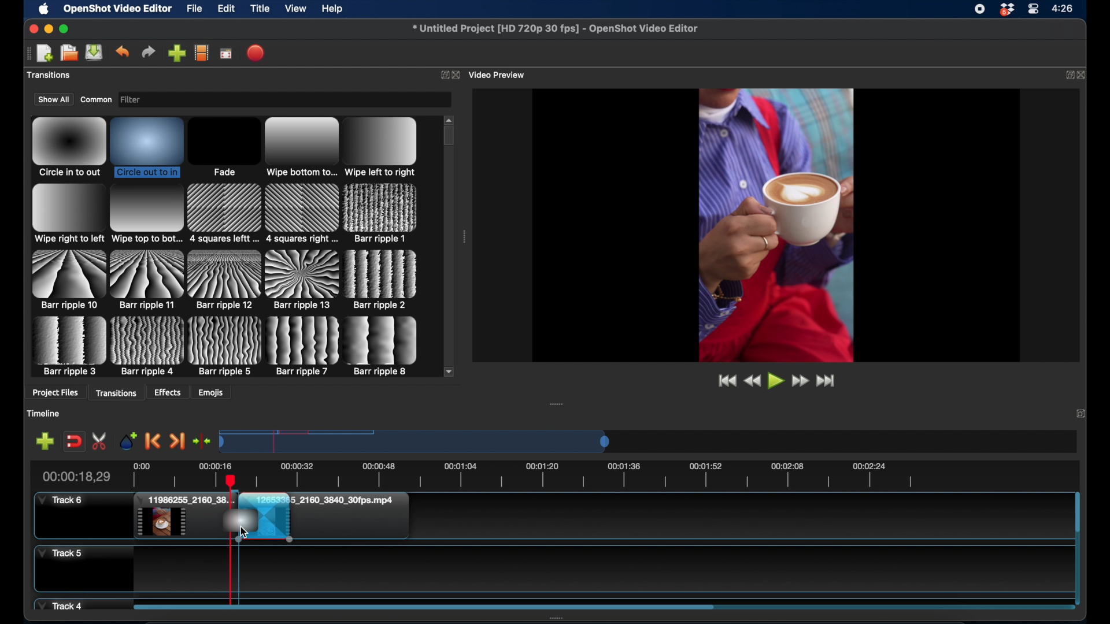  I want to click on expand, so click(443, 75).